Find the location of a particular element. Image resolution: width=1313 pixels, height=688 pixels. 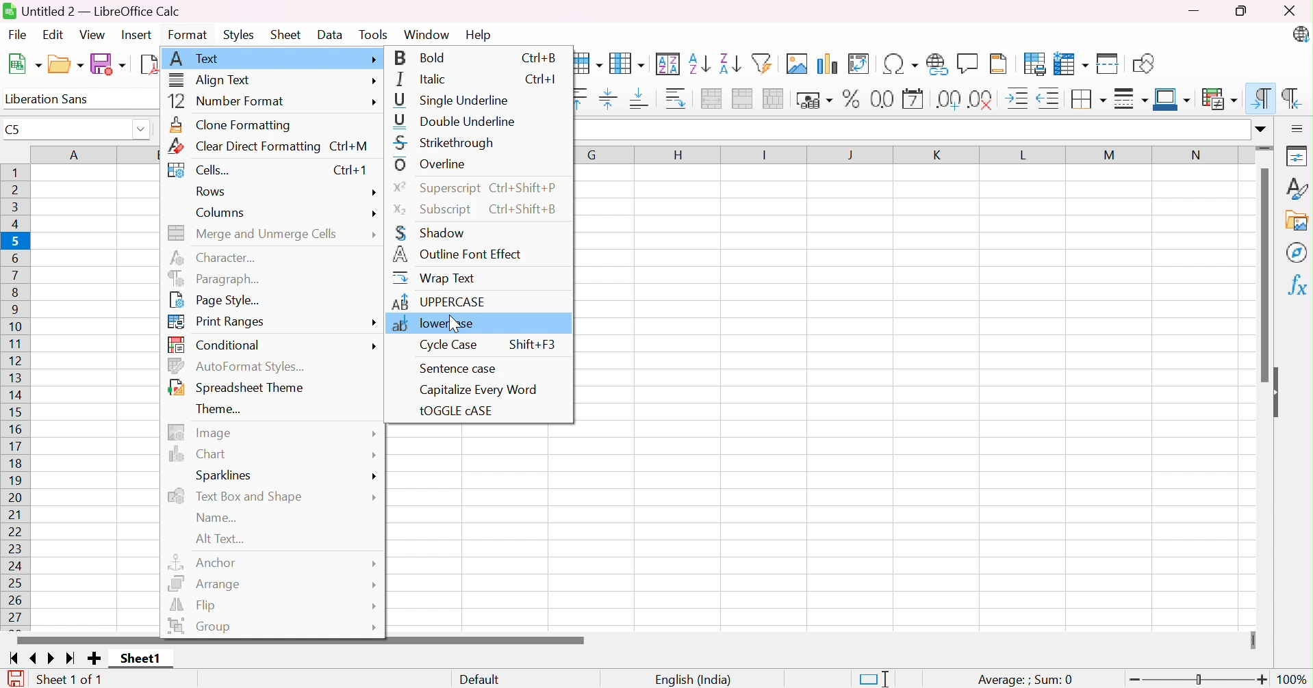

Help is located at coordinates (481, 35).